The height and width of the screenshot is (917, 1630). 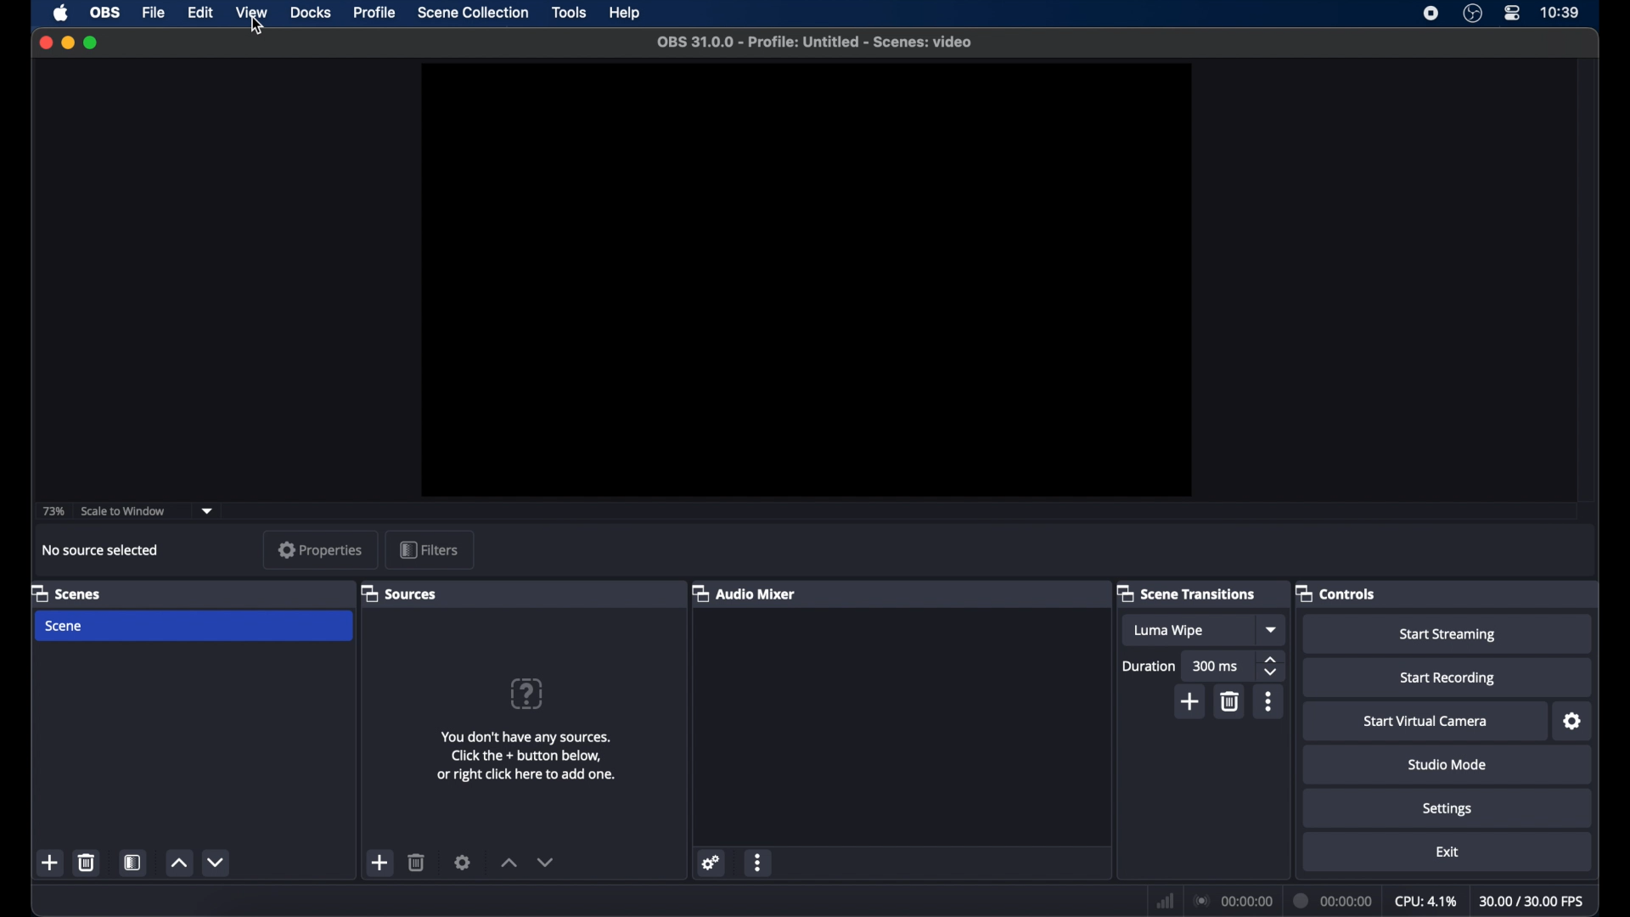 I want to click on question mark icon, so click(x=528, y=694).